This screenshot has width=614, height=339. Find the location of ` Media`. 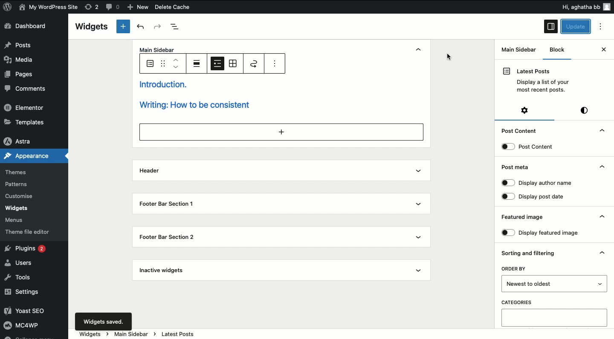

 Media is located at coordinates (23, 59).